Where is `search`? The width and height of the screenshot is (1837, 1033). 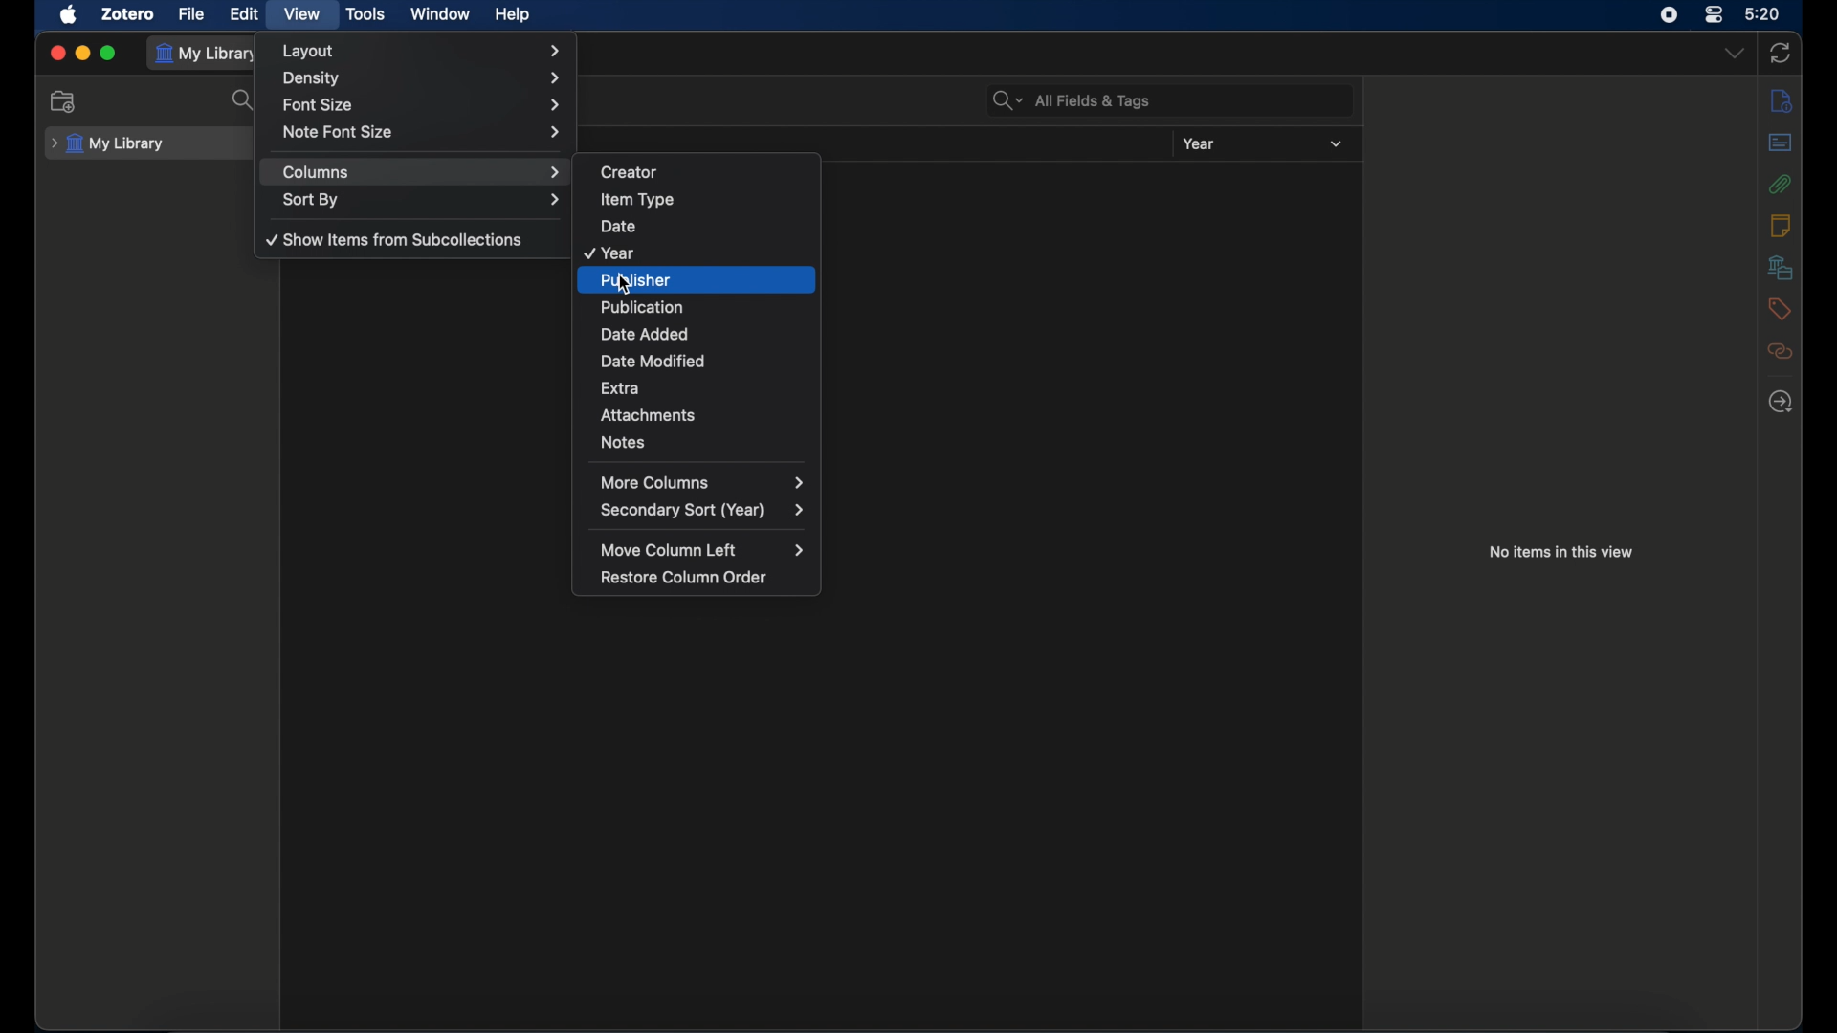 search is located at coordinates (245, 100).